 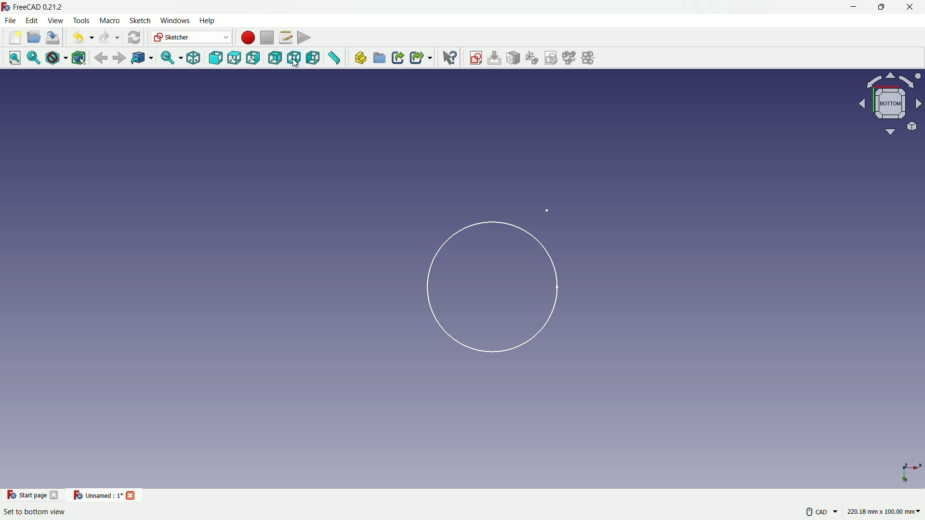 What do you see at coordinates (552, 58) in the screenshot?
I see `validate sketches` at bounding box center [552, 58].